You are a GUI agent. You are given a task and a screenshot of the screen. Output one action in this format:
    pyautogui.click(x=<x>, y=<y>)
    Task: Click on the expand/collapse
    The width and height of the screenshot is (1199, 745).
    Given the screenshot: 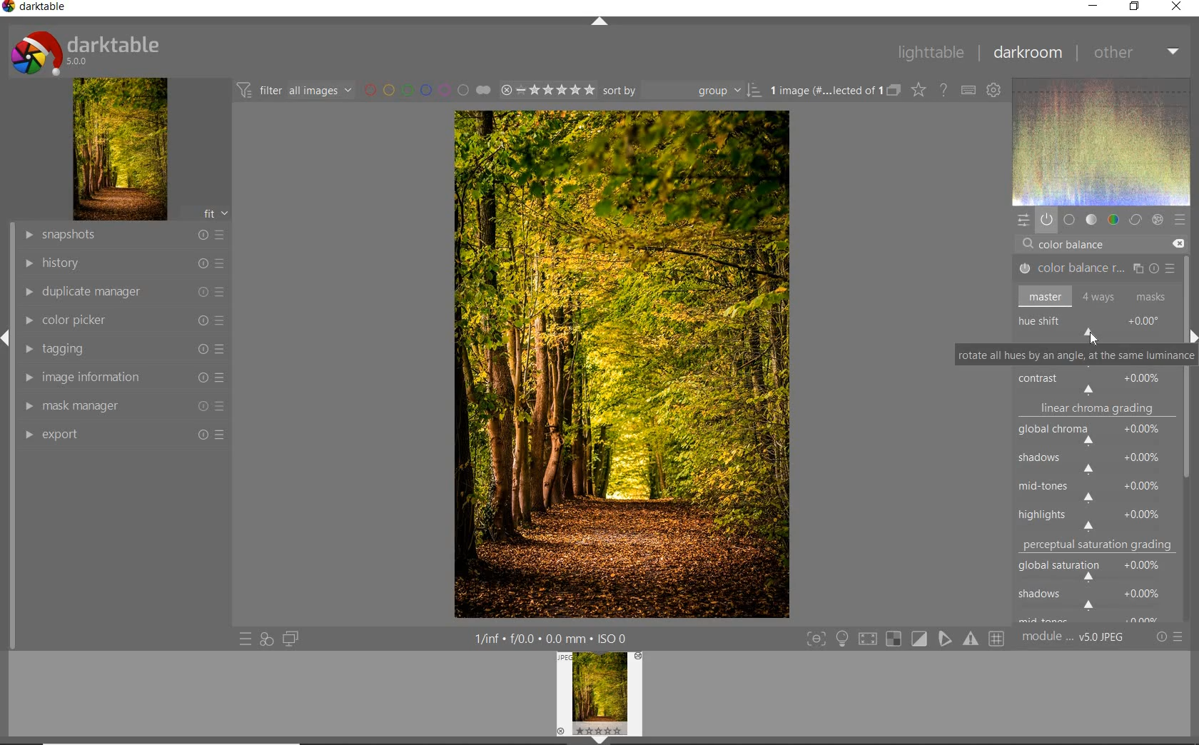 What is the action you would take?
    pyautogui.click(x=597, y=21)
    